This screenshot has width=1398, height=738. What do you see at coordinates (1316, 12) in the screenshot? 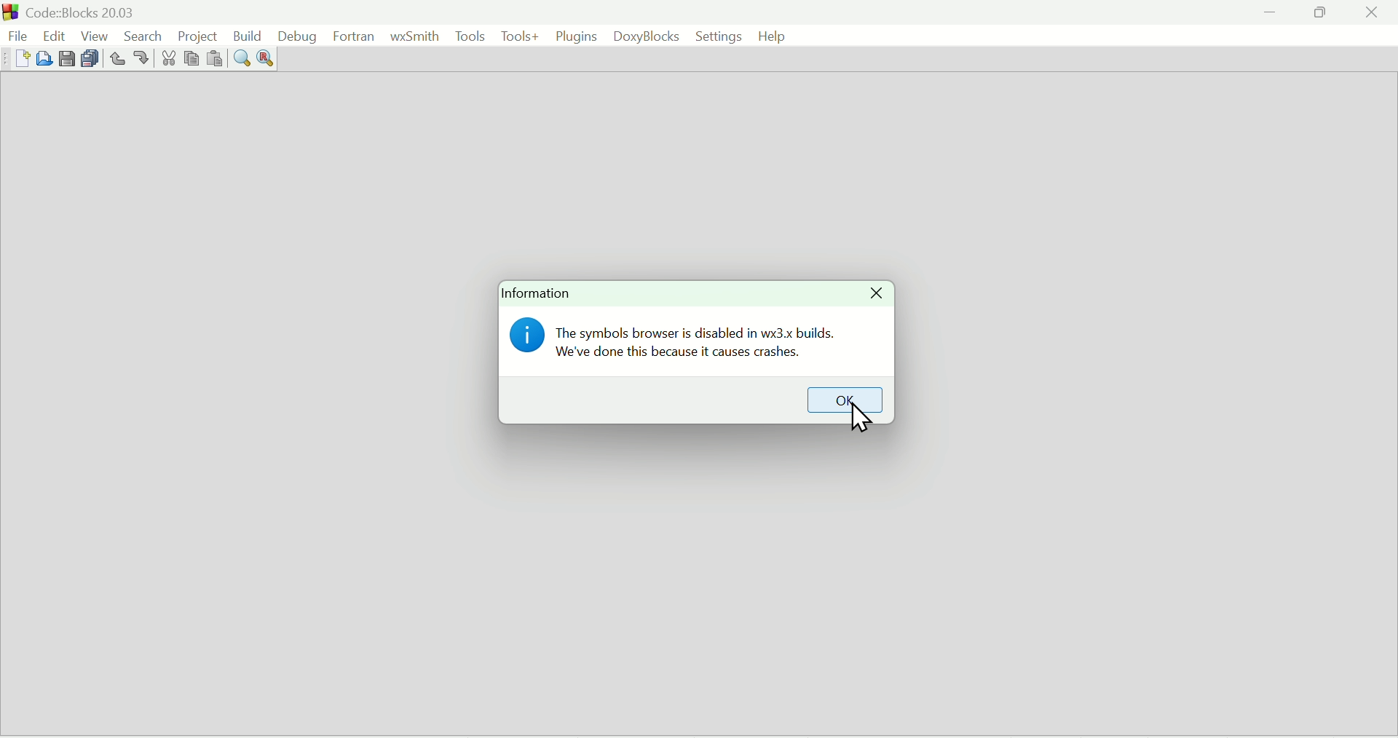
I see `Restore` at bounding box center [1316, 12].